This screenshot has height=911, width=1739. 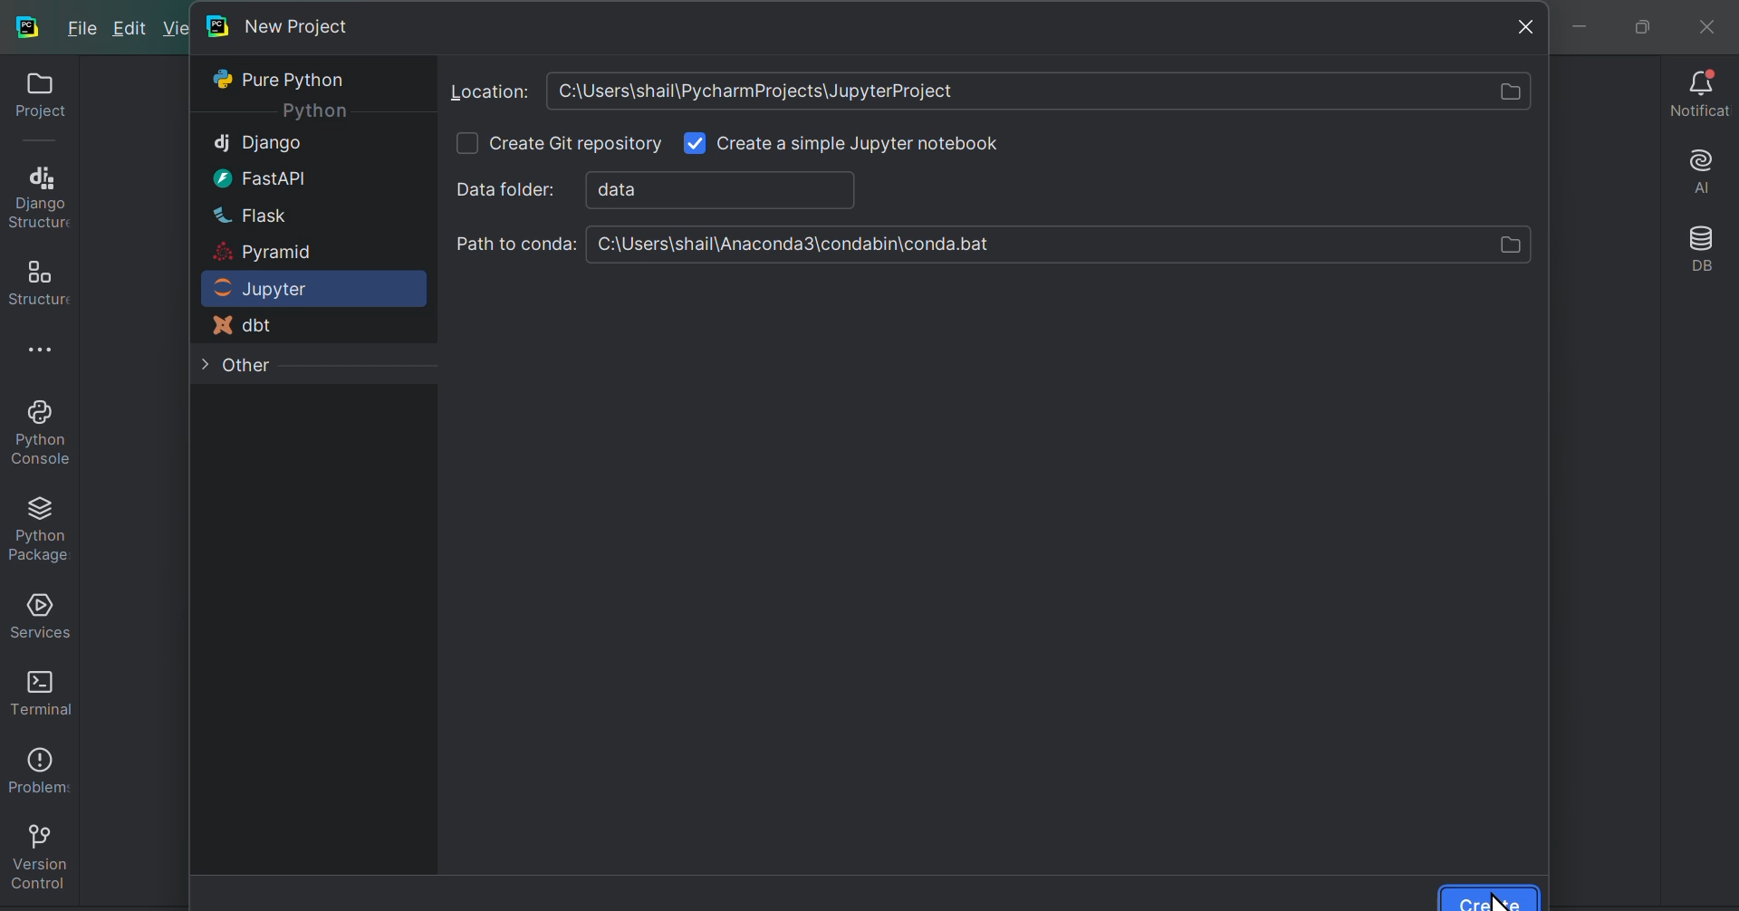 I want to click on Projects, so click(x=34, y=101).